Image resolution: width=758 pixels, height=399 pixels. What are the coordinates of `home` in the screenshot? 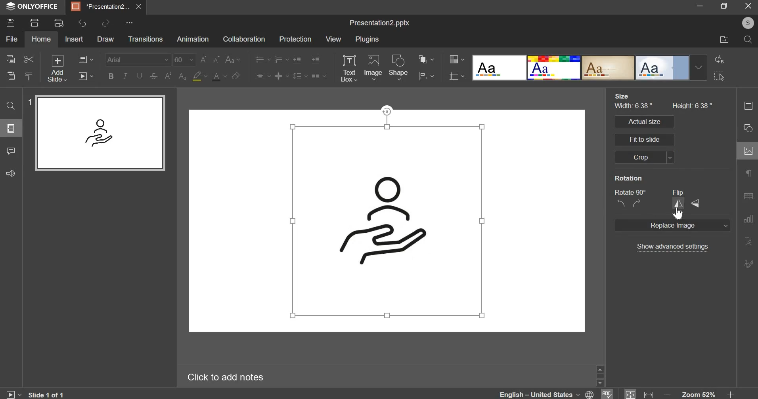 It's located at (40, 38).